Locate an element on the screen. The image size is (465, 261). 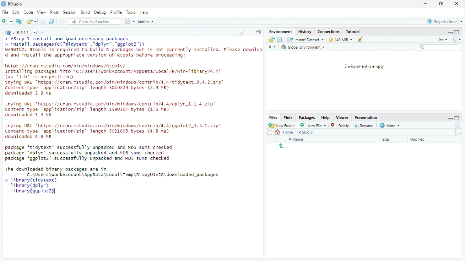
Name is located at coordinates (297, 139).